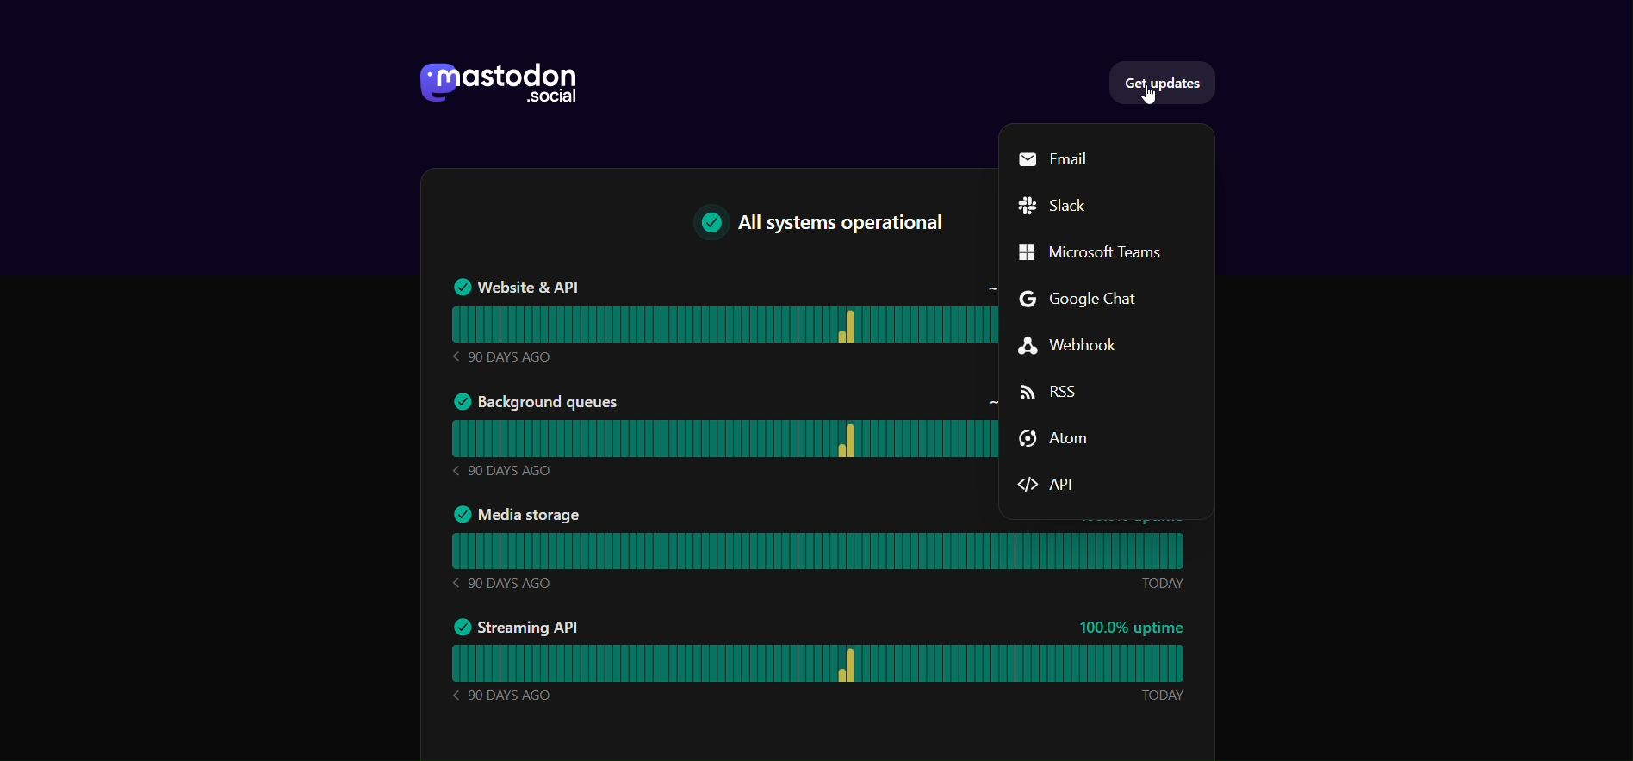  What do you see at coordinates (1058, 206) in the screenshot?
I see `Slack` at bounding box center [1058, 206].